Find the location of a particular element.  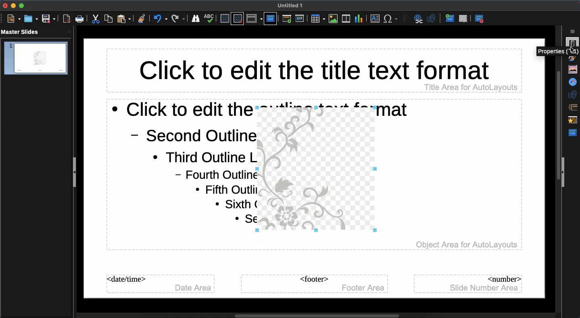

slide 1 is located at coordinates (35, 59).